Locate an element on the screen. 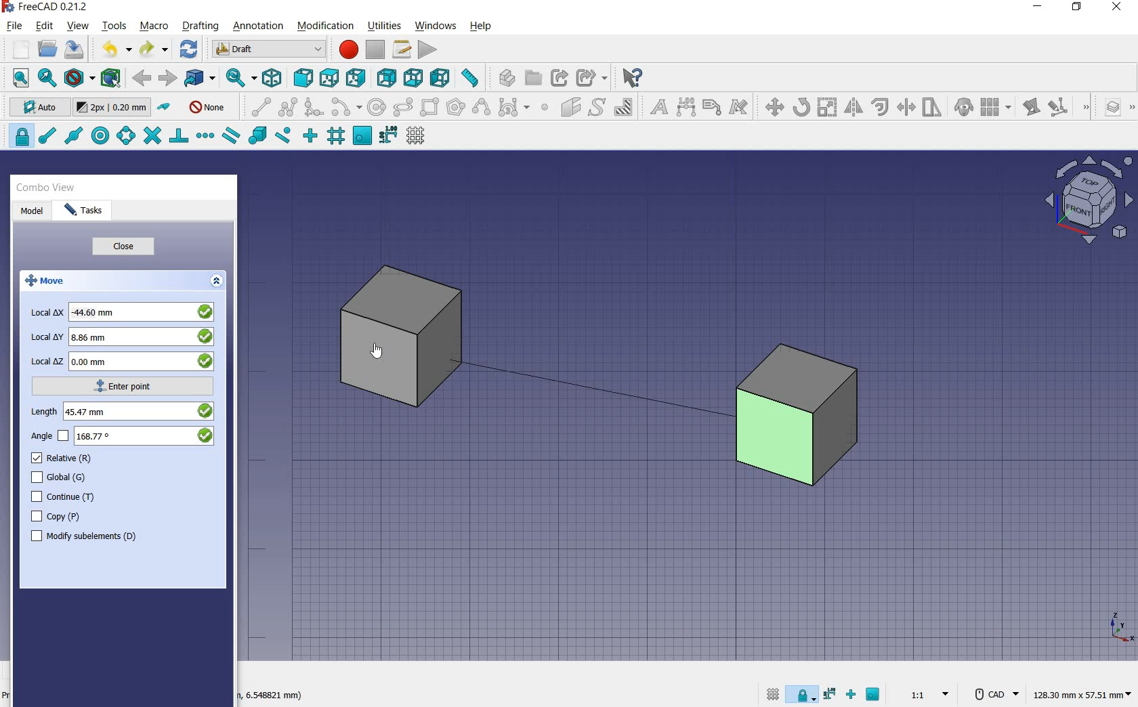 This screenshot has height=707, width=1138. close is located at coordinates (228, 186).